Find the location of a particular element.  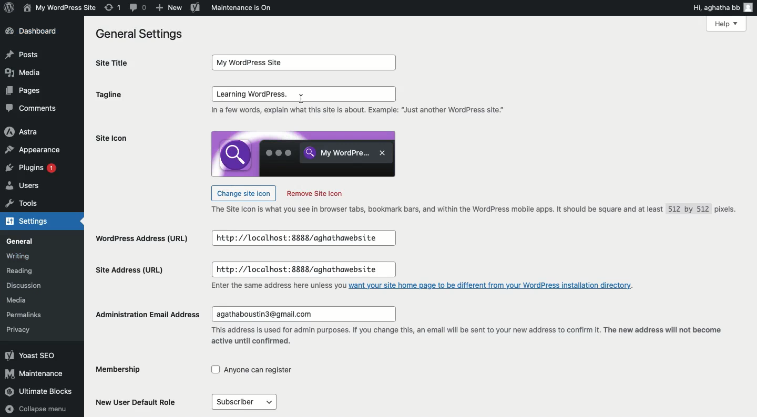

Dashboard is located at coordinates (35, 32).